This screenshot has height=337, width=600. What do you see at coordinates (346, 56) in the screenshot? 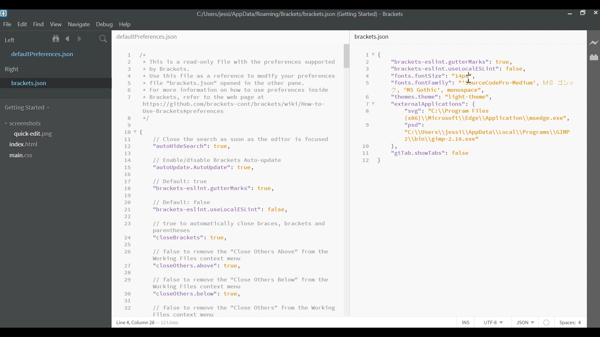
I see `Vertical Scroll bar` at bounding box center [346, 56].